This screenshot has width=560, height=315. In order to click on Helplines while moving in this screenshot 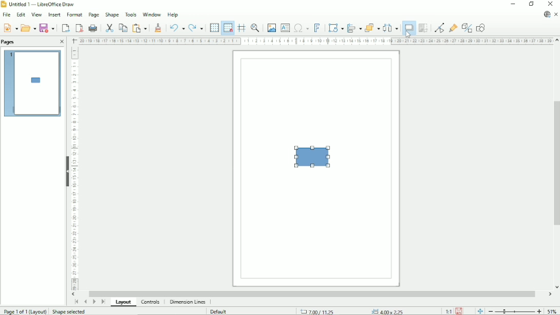, I will do `click(242, 27)`.